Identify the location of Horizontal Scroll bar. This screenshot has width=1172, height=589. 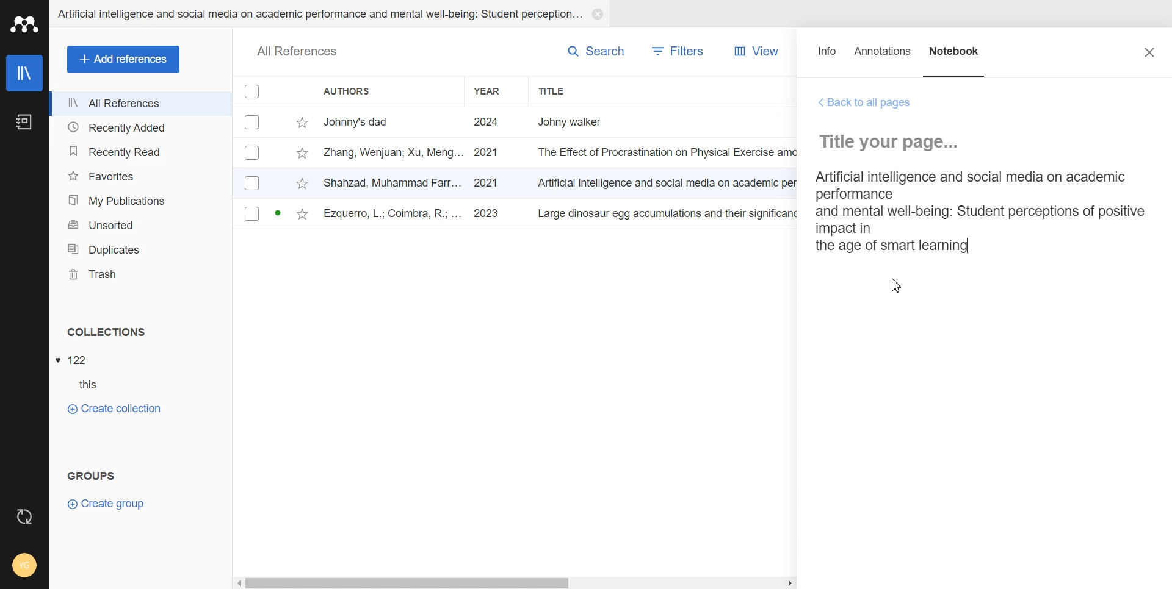
(516, 582).